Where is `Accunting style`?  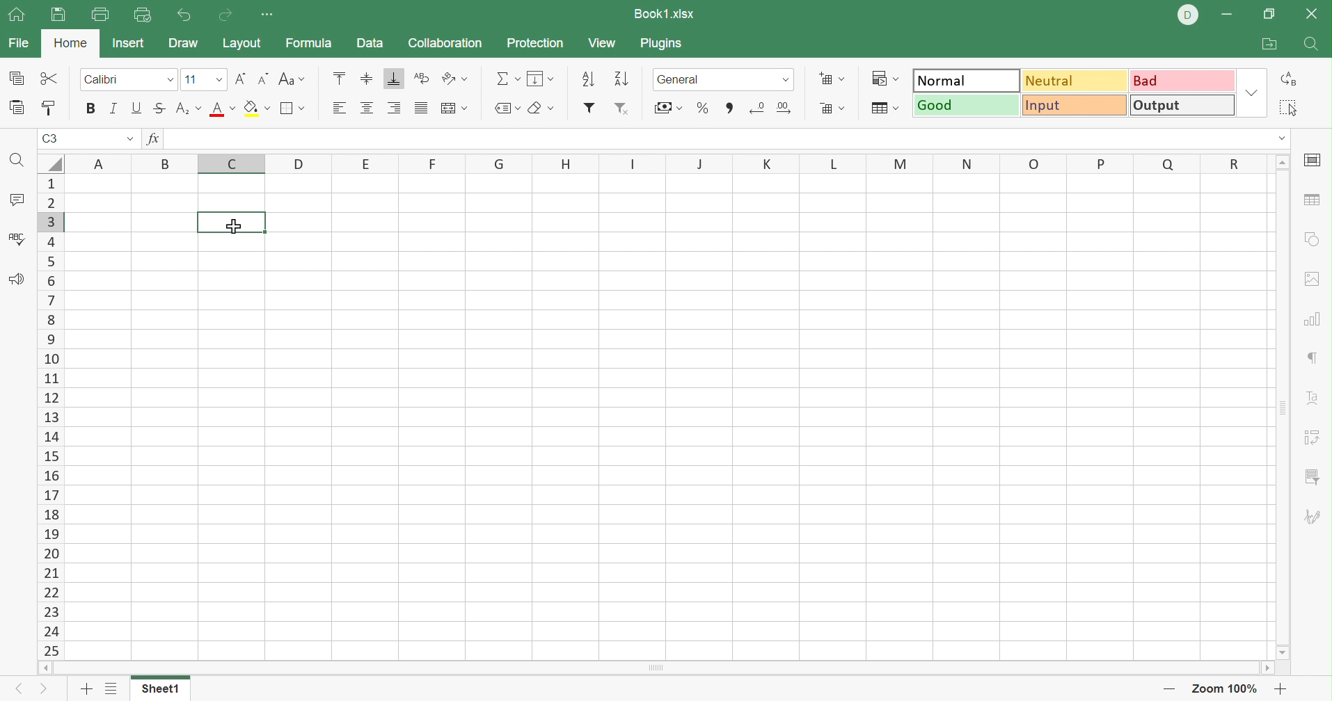
Accunting style is located at coordinates (671, 107).